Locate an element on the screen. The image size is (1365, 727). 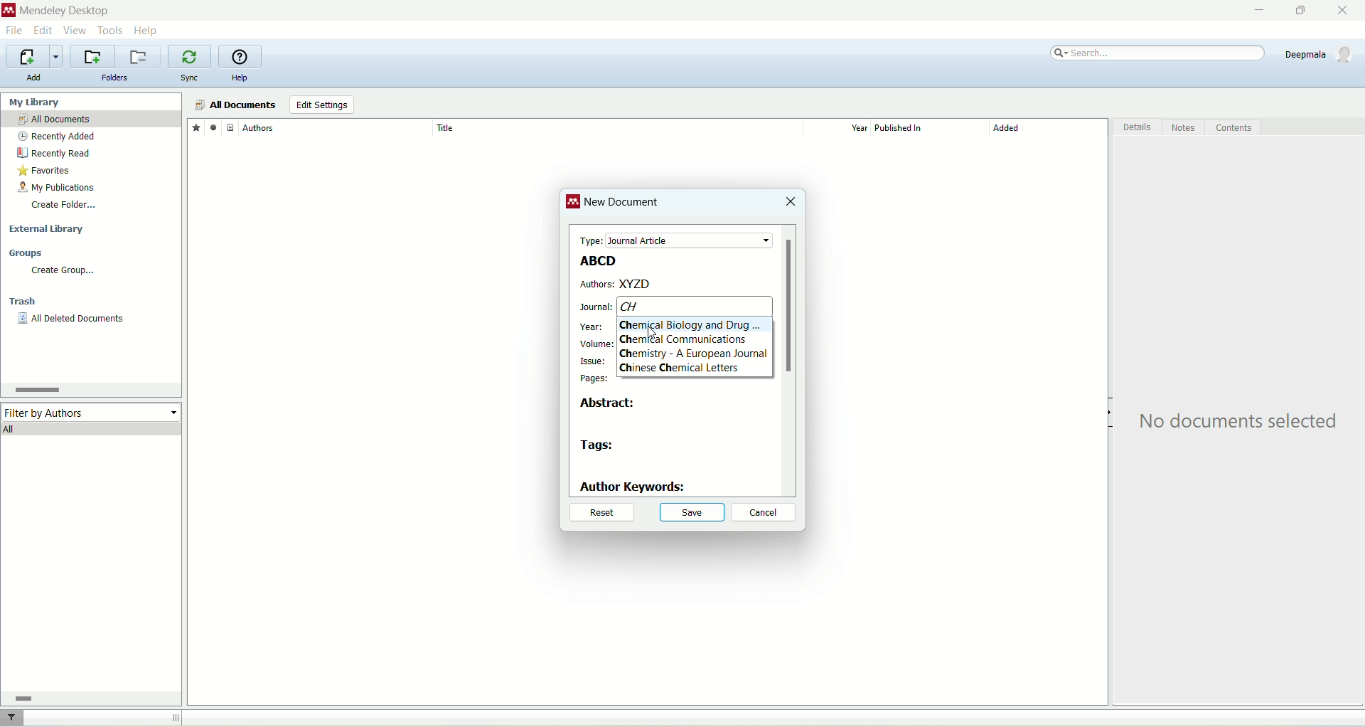
folders is located at coordinates (115, 78).